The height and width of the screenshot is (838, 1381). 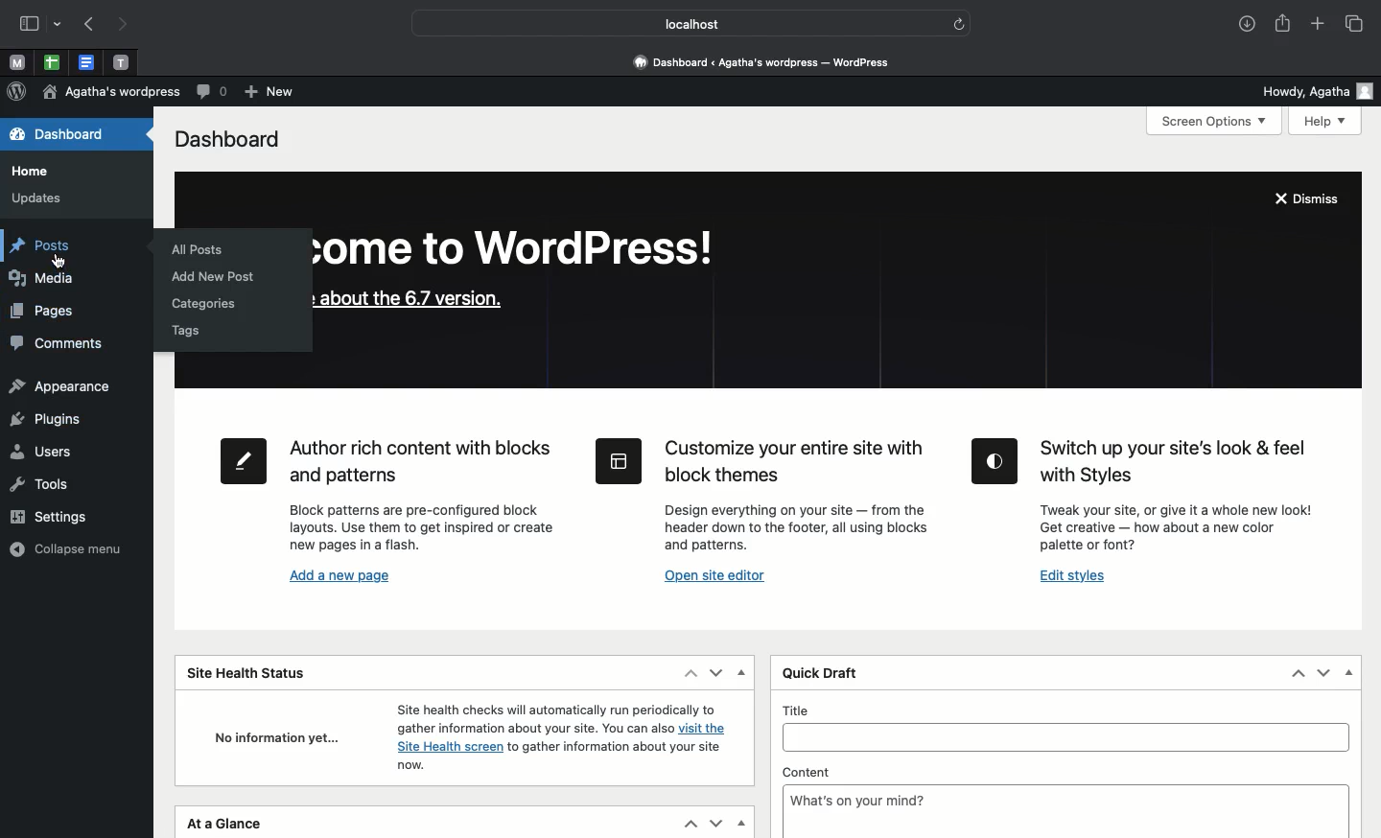 What do you see at coordinates (768, 61) in the screenshot?
I see `Dashboard < Agatha's wordpress — WordPress` at bounding box center [768, 61].